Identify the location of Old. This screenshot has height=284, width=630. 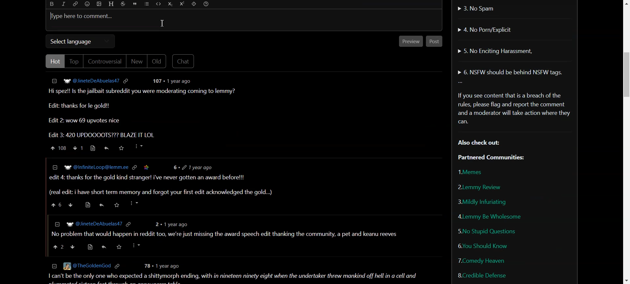
(157, 61).